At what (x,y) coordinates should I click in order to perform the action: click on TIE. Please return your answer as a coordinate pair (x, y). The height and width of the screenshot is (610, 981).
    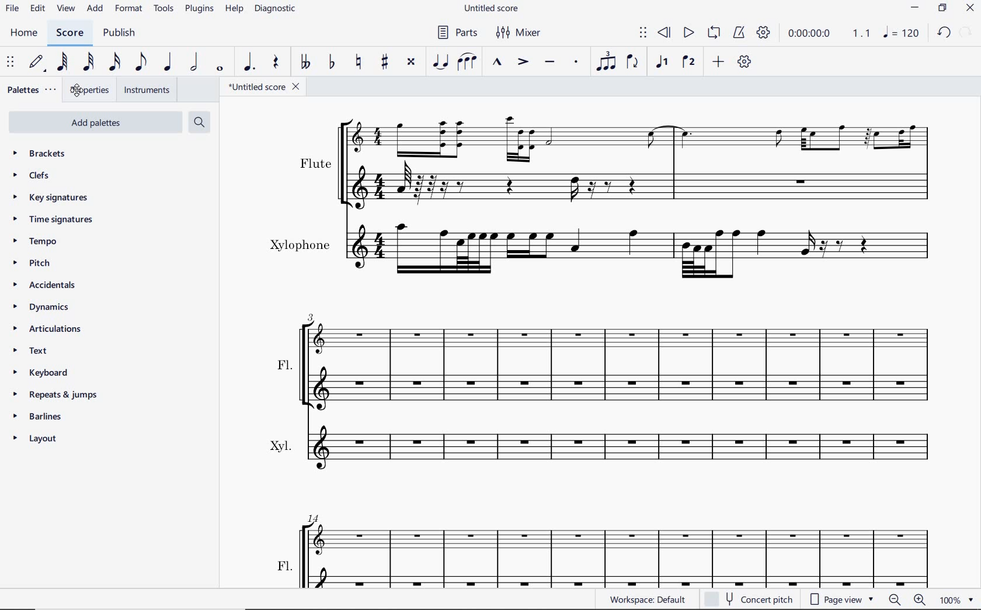
    Looking at the image, I should click on (441, 62).